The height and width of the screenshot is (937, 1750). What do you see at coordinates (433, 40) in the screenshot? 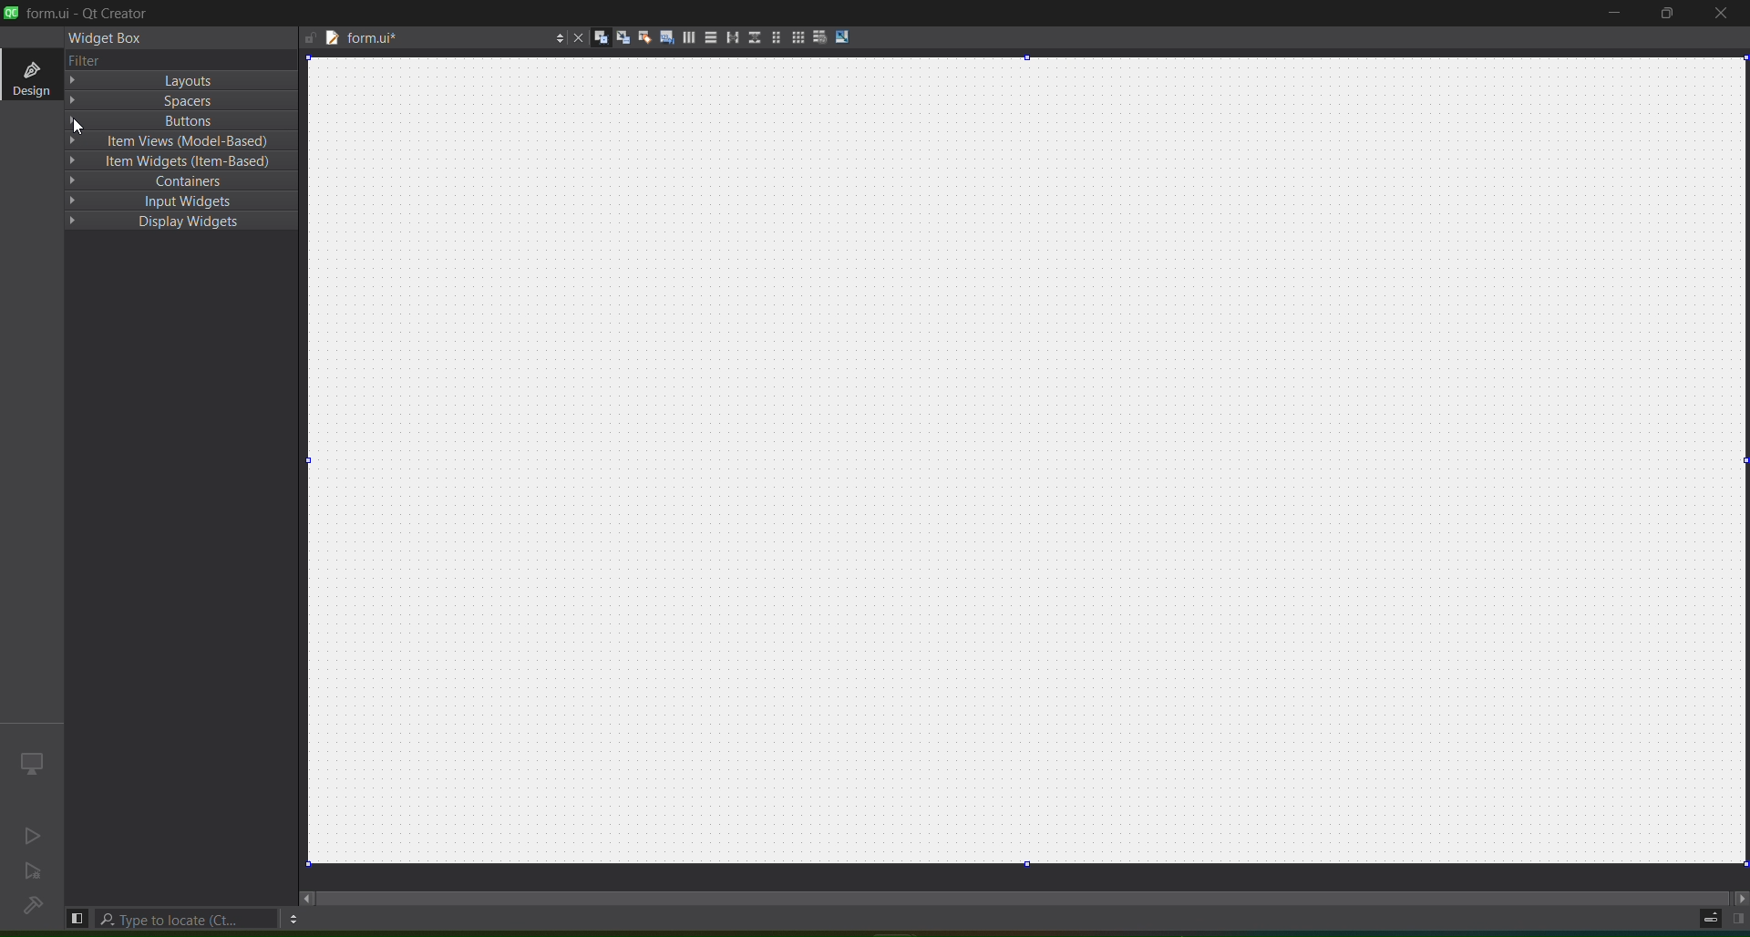
I see `file name` at bounding box center [433, 40].